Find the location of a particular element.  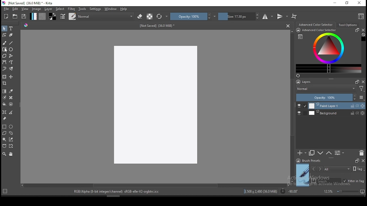

view or change layer properties is located at coordinates (339, 153).